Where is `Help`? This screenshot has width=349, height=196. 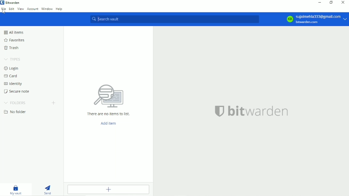
Help is located at coordinates (59, 9).